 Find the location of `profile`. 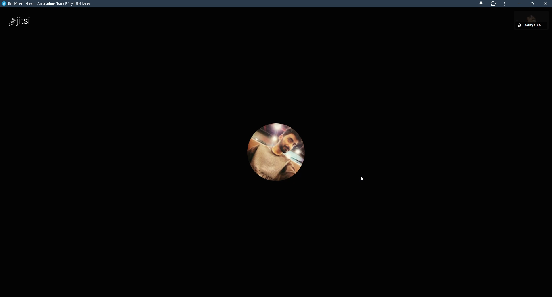

profile is located at coordinates (535, 20).